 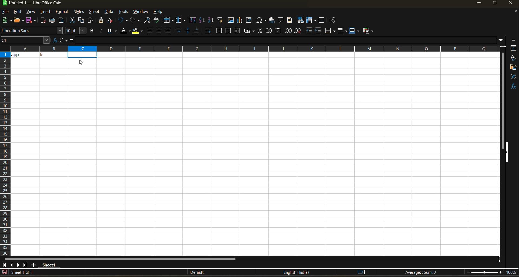 What do you see at coordinates (25, 40) in the screenshot?
I see `cell address` at bounding box center [25, 40].